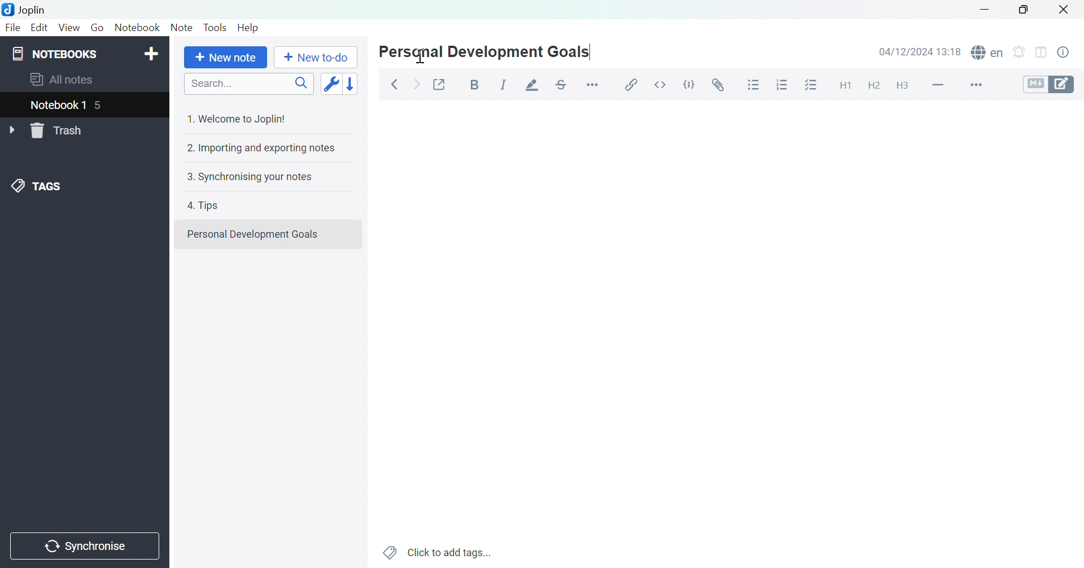  Describe the element at coordinates (39, 27) in the screenshot. I see `Edit` at that location.